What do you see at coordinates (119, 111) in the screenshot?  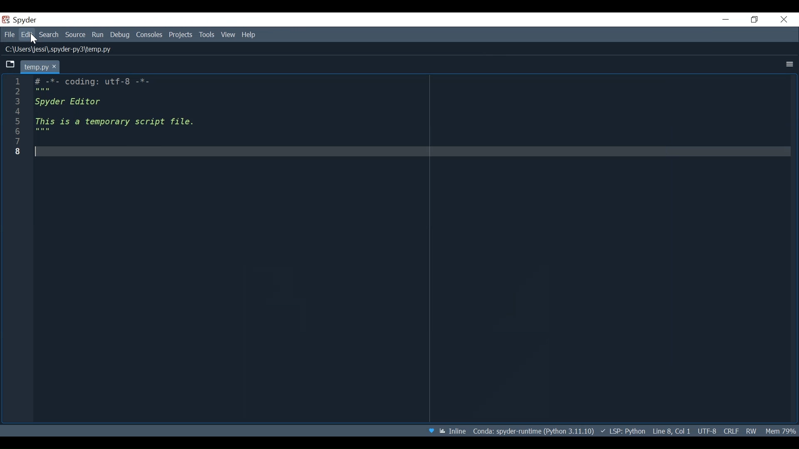 I see `# -*- coding: utf-8 -*-
Spyder Editor
This is a temporary script file.` at bounding box center [119, 111].